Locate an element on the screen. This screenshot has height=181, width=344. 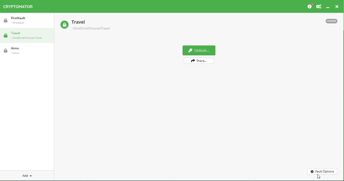
Cursor is located at coordinates (317, 177).